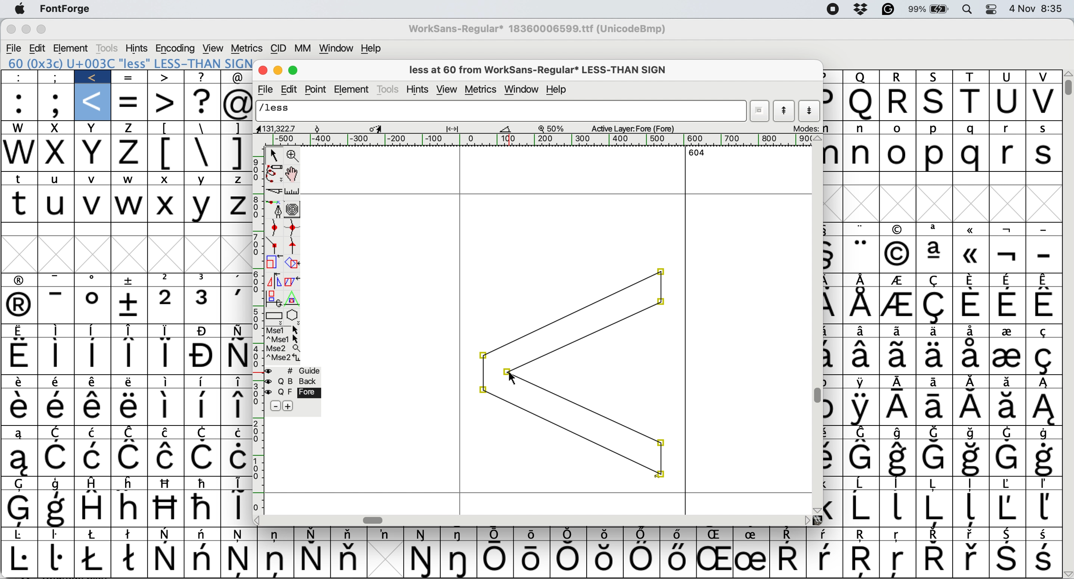  Describe the element at coordinates (1044, 357) in the screenshot. I see `Symbol` at that location.